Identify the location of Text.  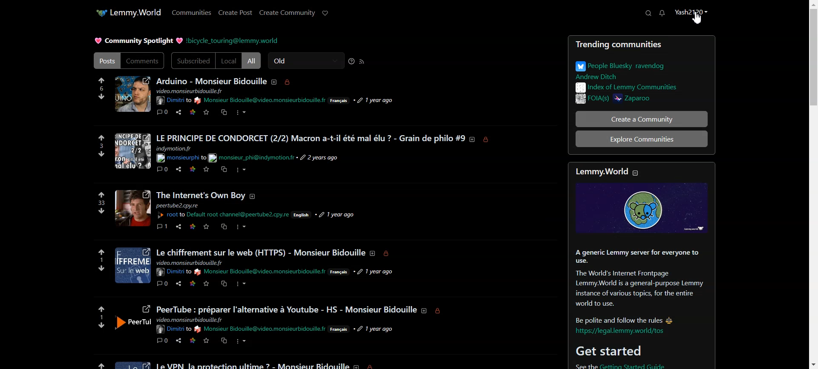
(138, 41).